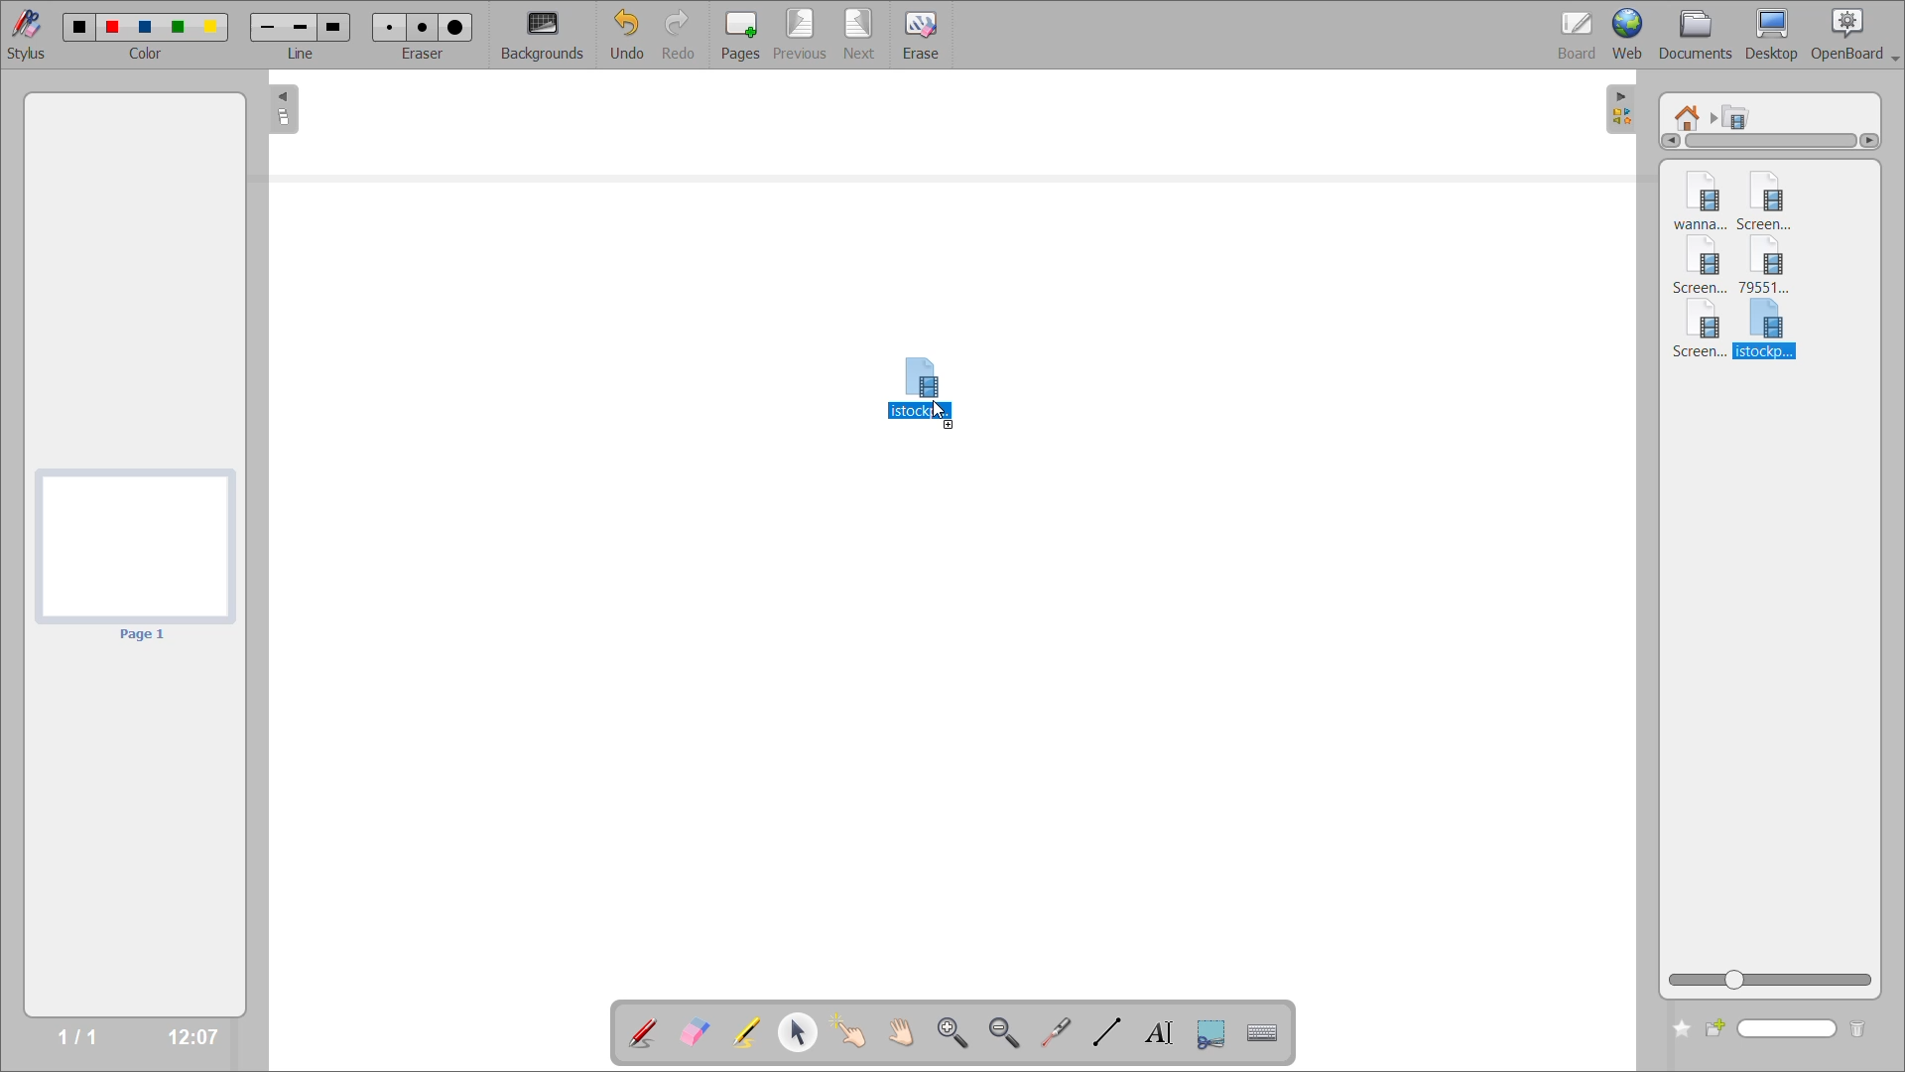 This screenshot has height=1072, width=1905. Describe the element at coordinates (1775, 198) in the screenshot. I see `video 2` at that location.